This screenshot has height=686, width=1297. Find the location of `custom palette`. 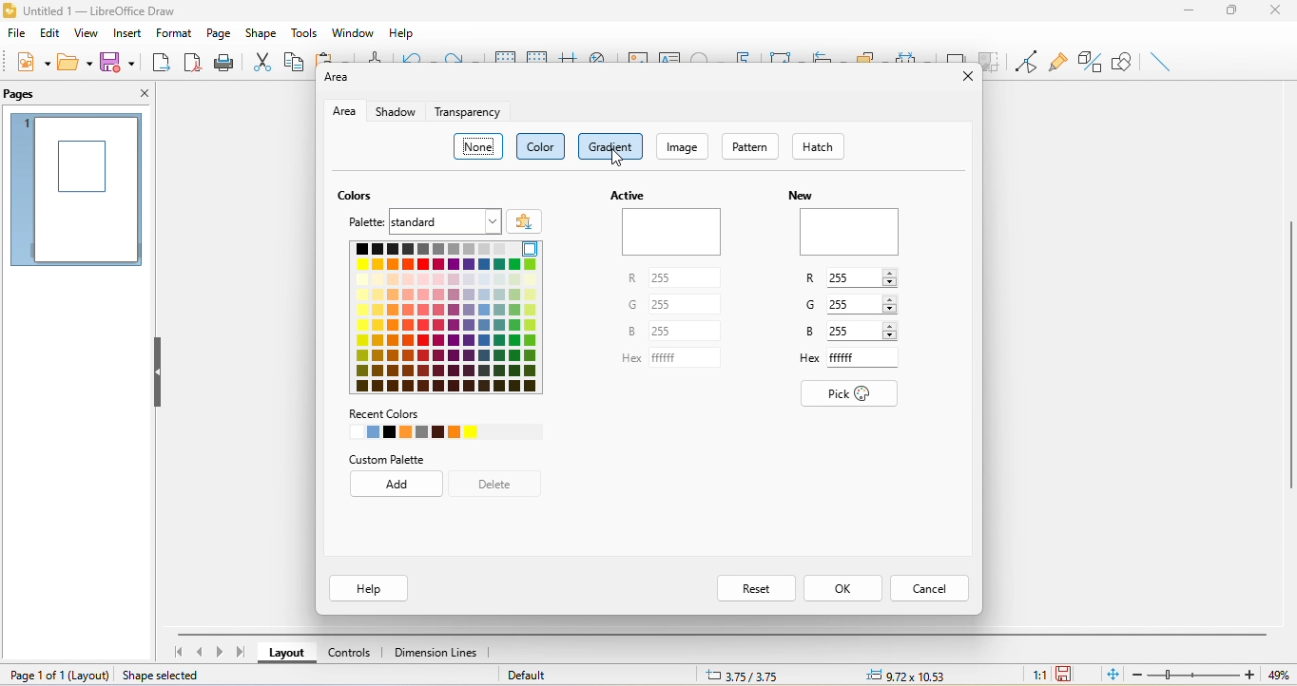

custom palette is located at coordinates (400, 460).